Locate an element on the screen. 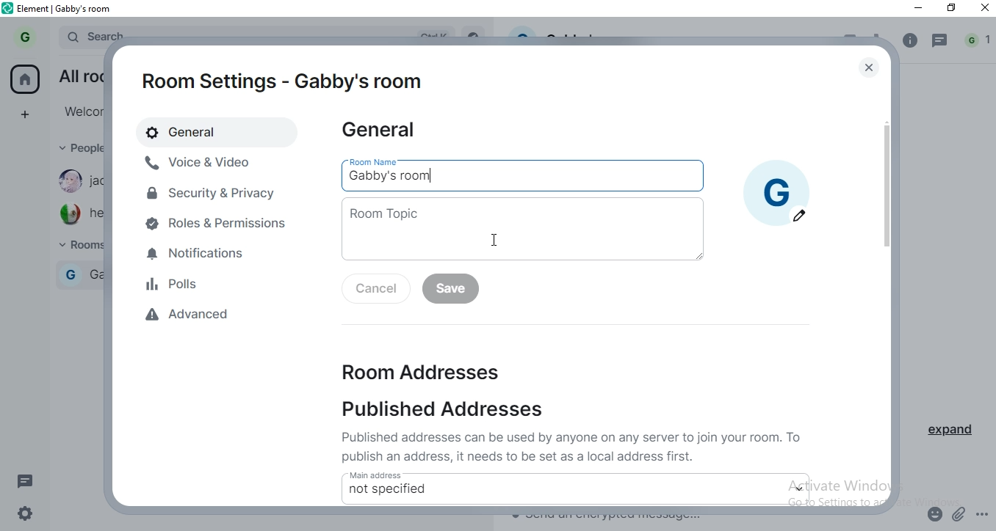  settings is located at coordinates (30, 512).